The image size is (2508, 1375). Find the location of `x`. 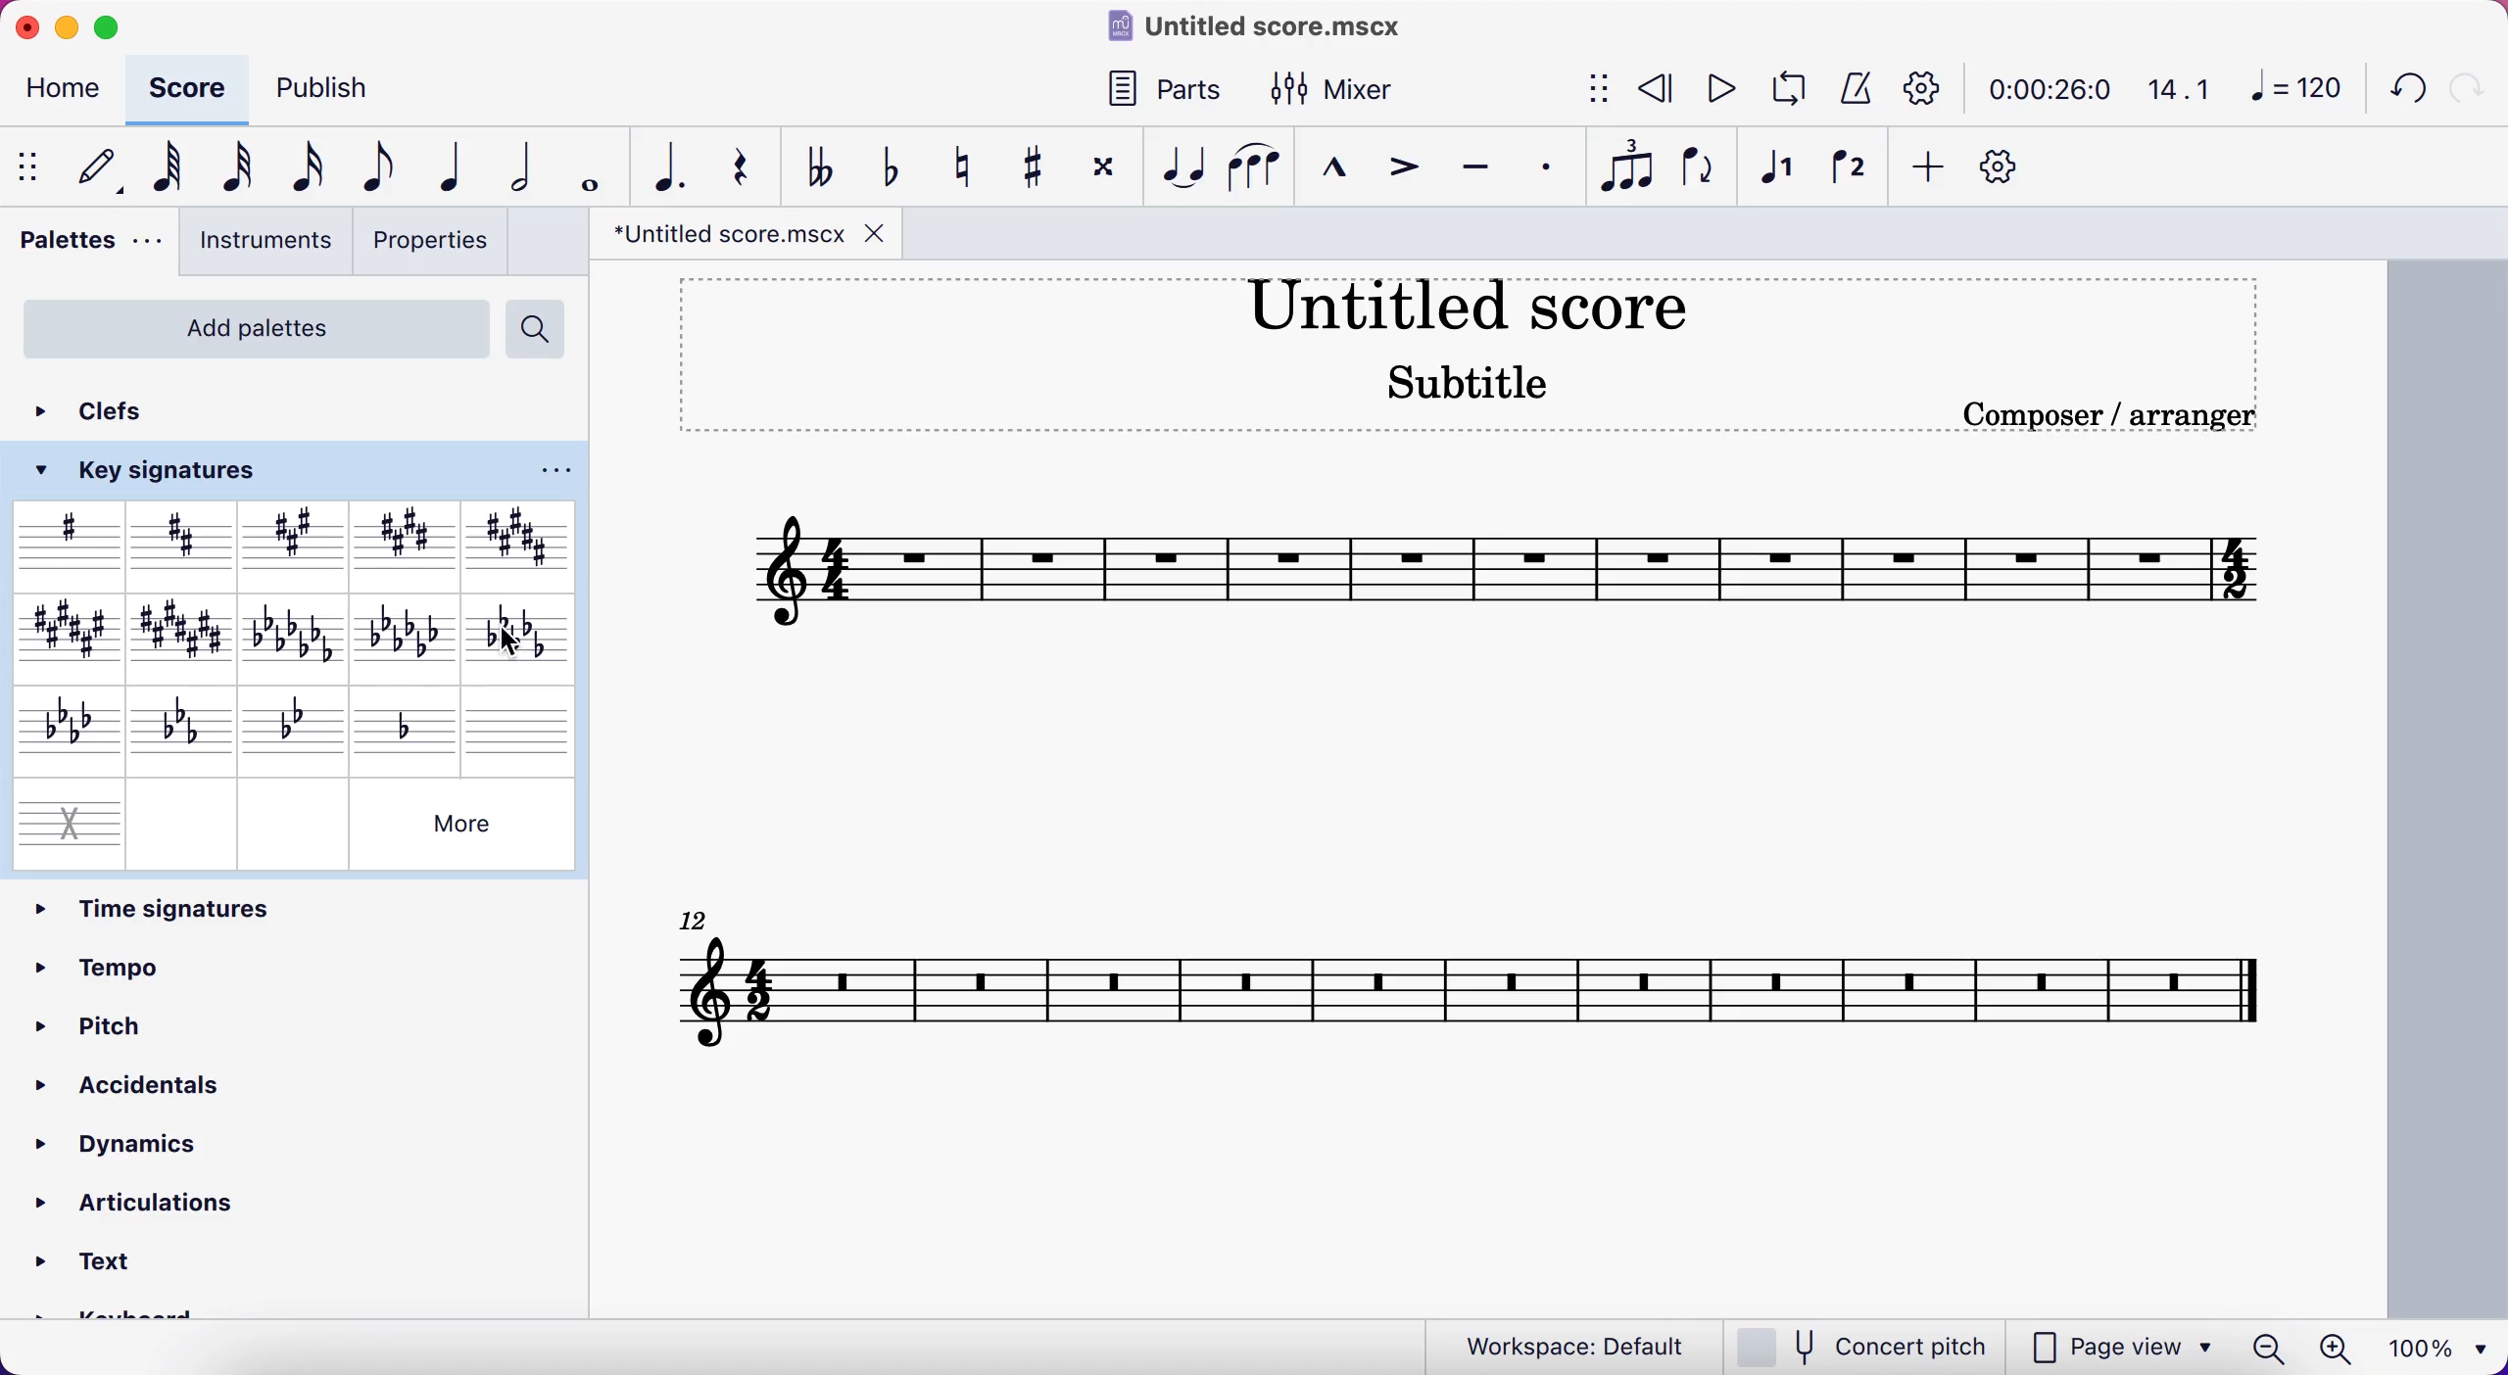

x is located at coordinates (67, 818).